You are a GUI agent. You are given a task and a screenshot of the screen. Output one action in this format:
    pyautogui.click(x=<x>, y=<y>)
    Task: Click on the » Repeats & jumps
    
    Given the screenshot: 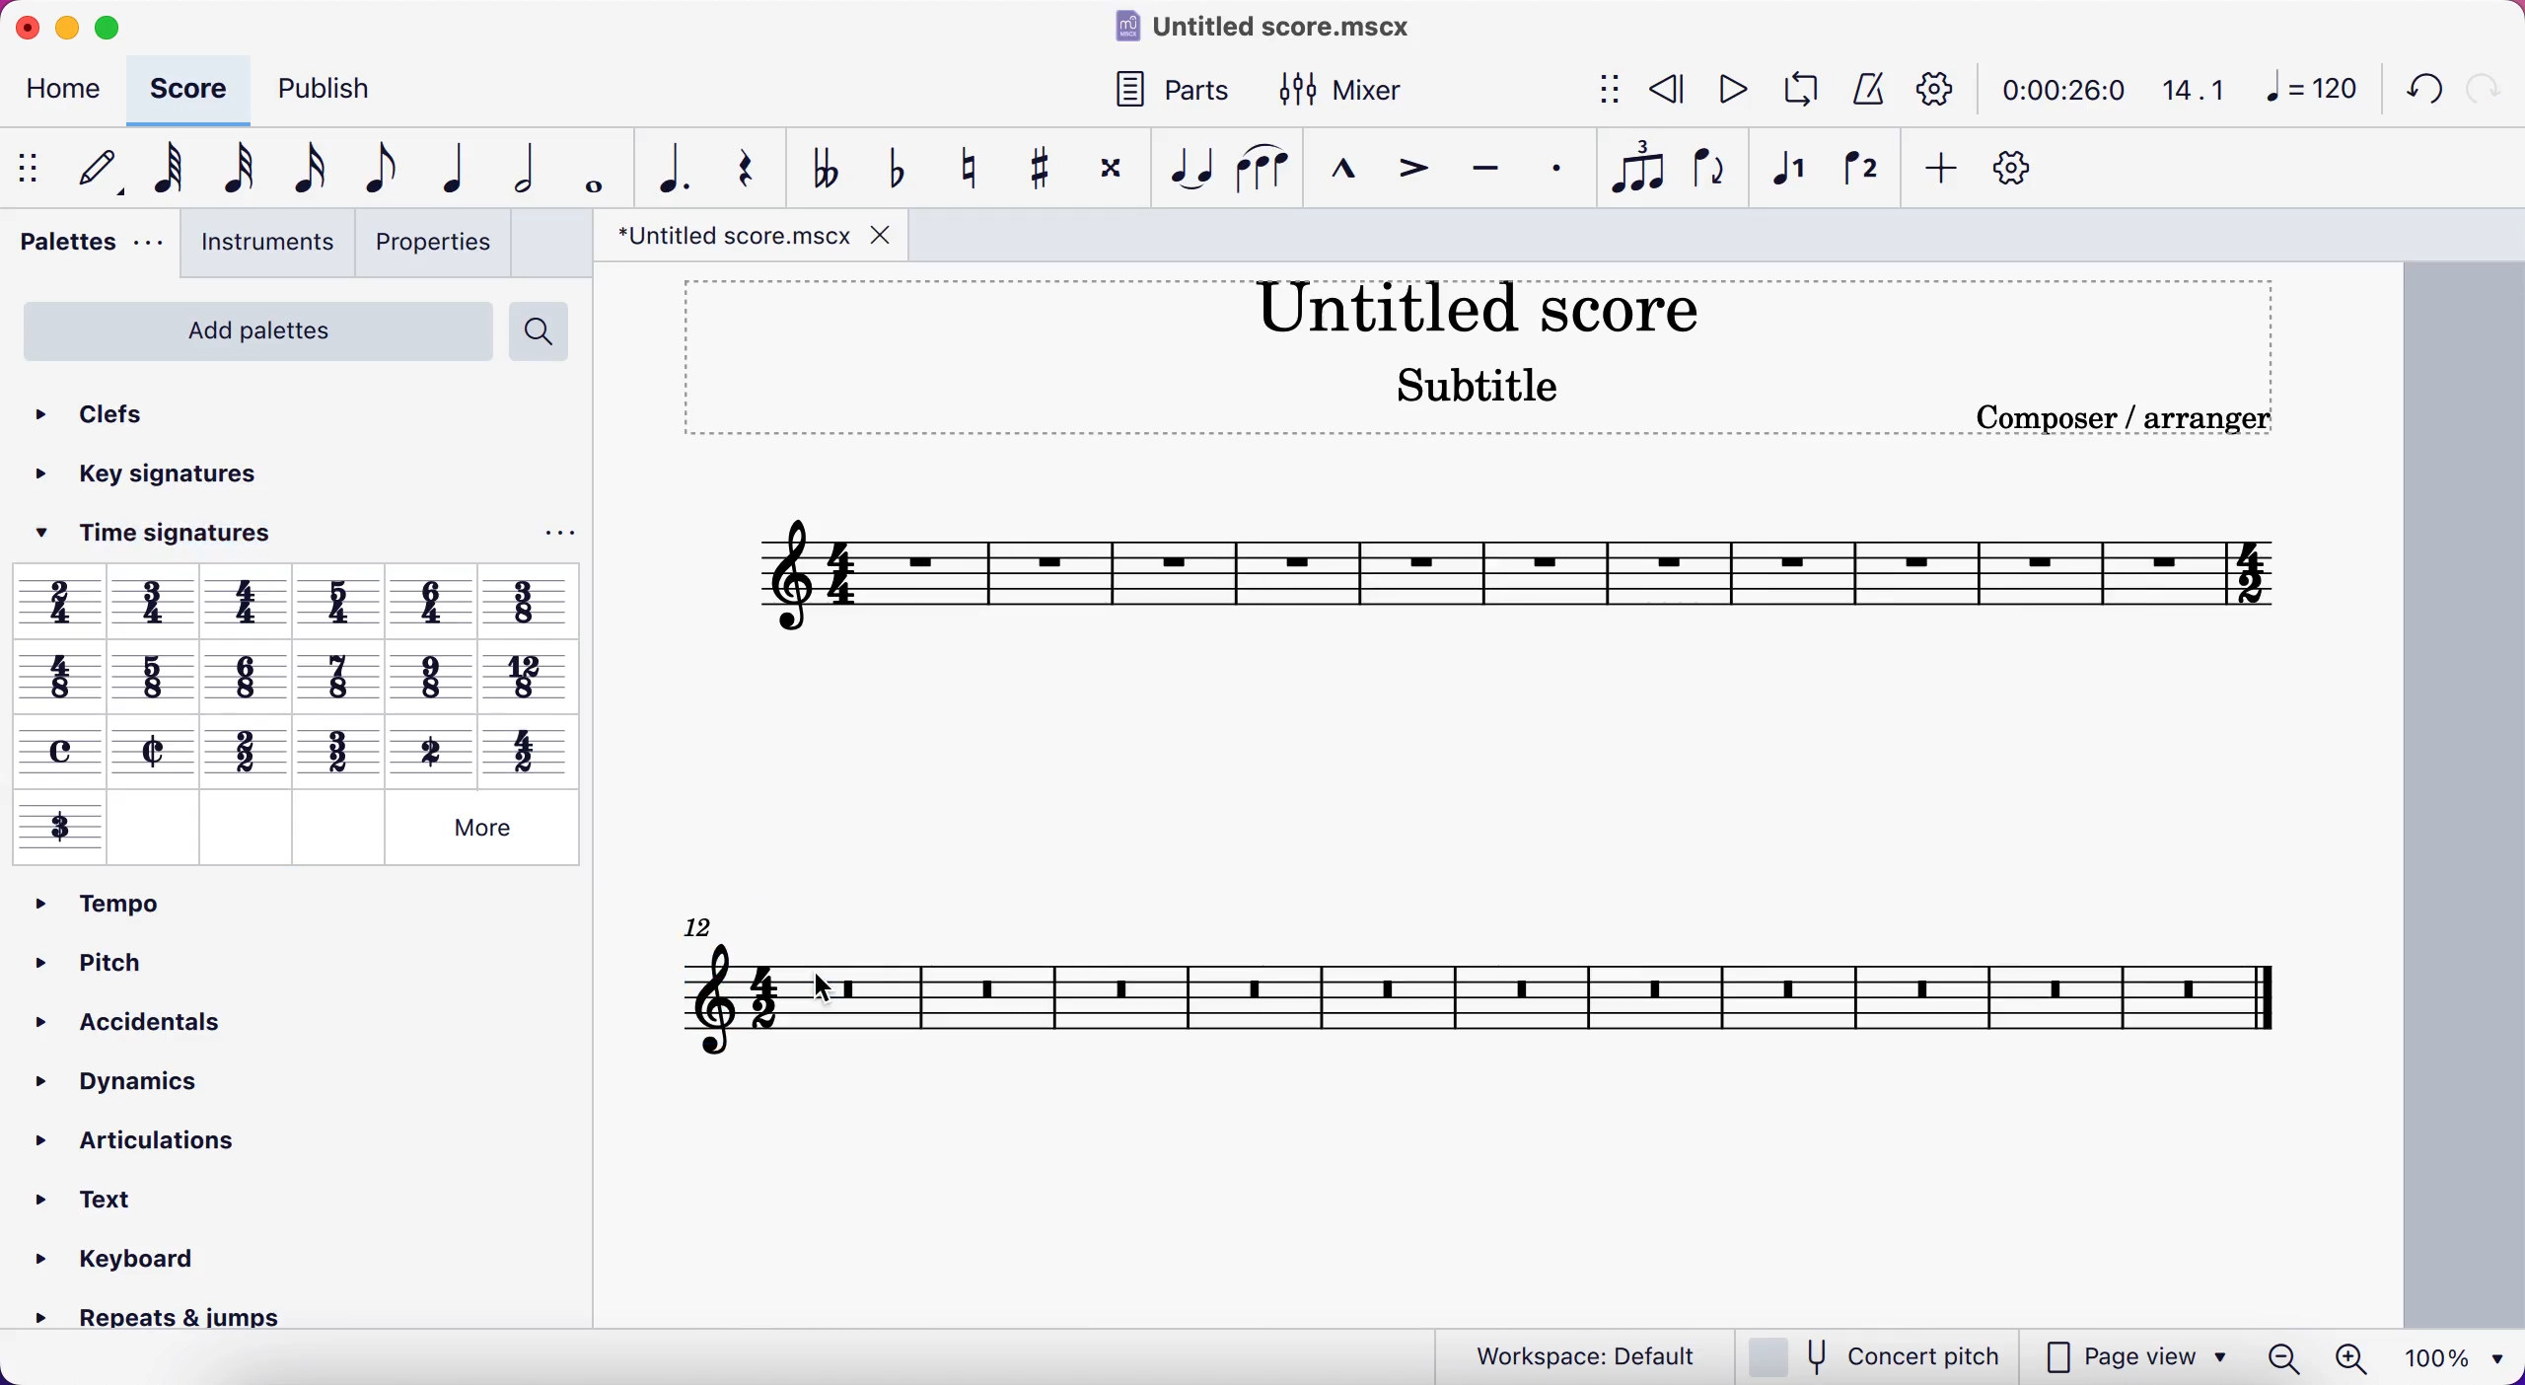 What is the action you would take?
    pyautogui.click(x=141, y=1322)
    